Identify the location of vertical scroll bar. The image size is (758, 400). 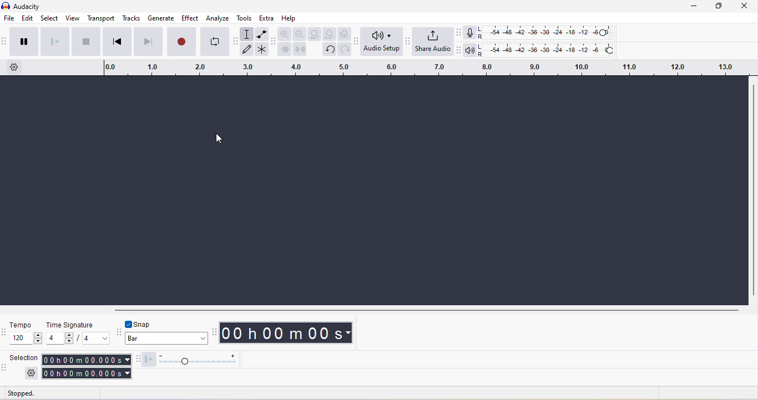
(752, 189).